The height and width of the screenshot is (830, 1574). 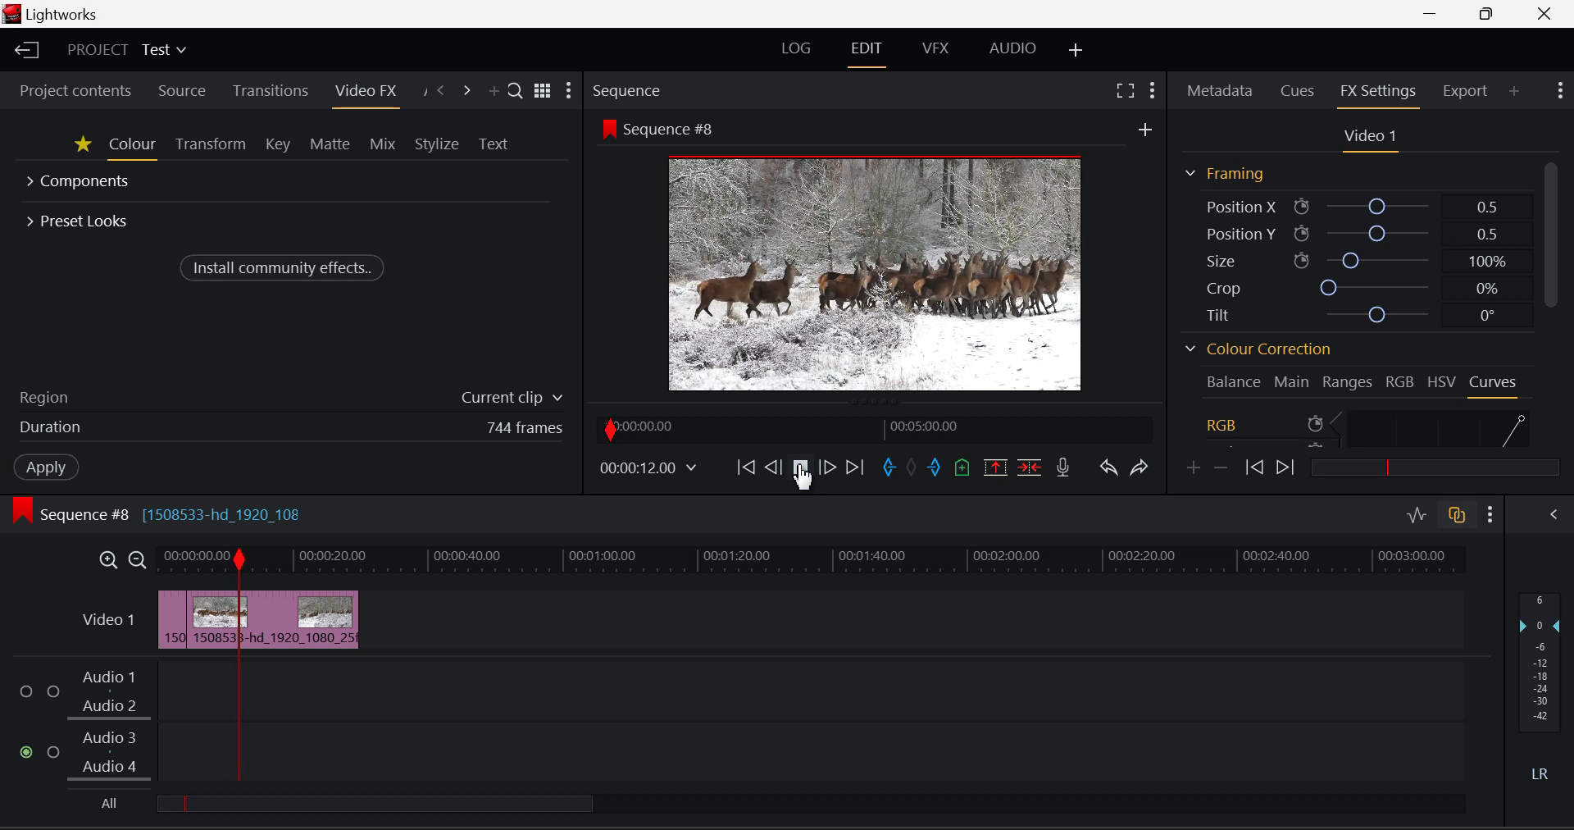 What do you see at coordinates (384, 145) in the screenshot?
I see `Mix` at bounding box center [384, 145].